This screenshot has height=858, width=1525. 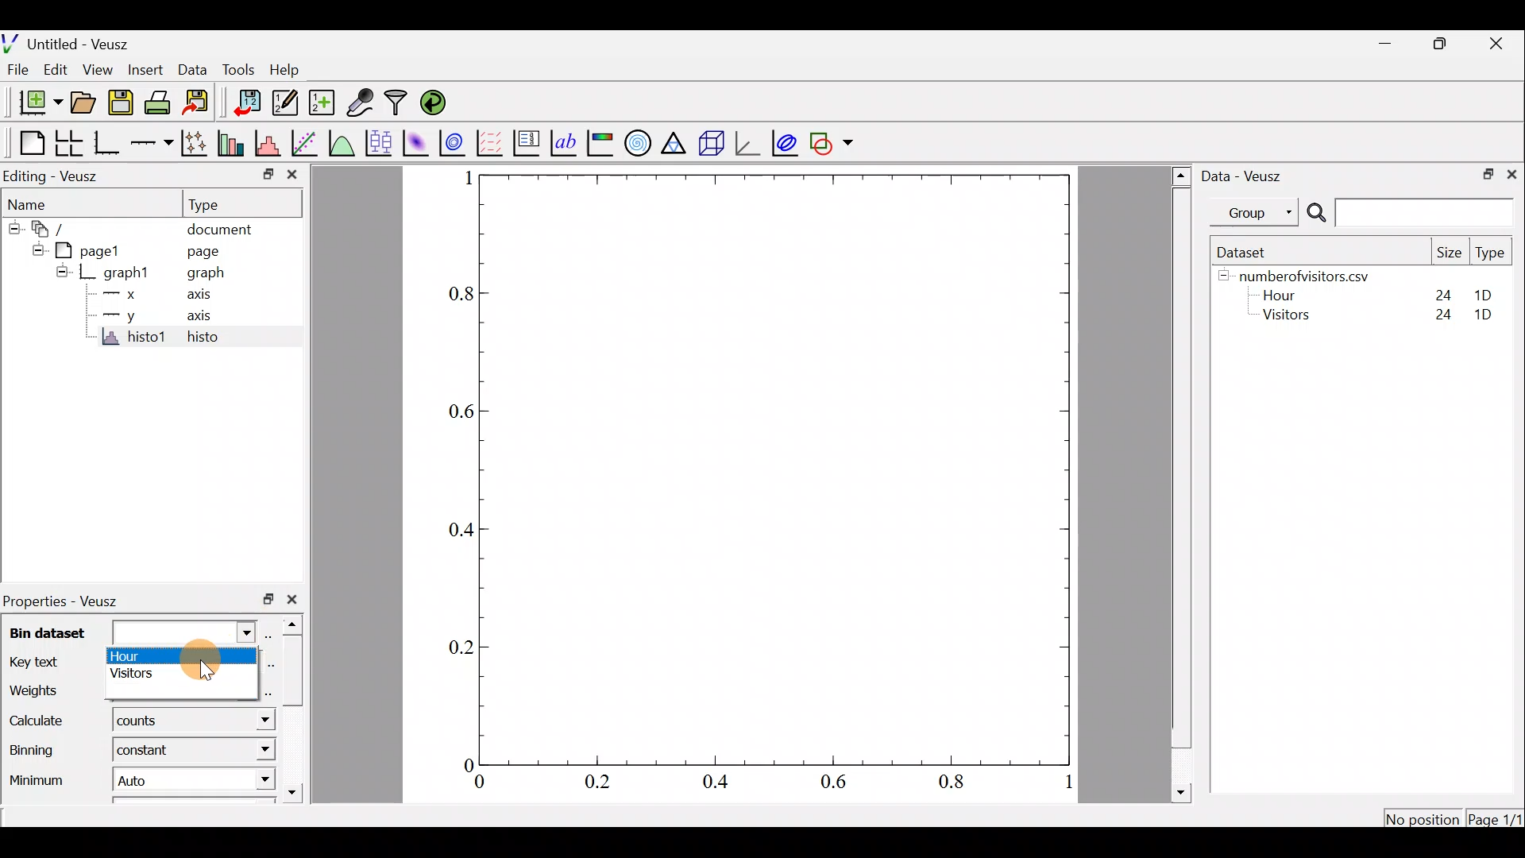 What do you see at coordinates (242, 102) in the screenshot?
I see `import data into Veusz` at bounding box center [242, 102].